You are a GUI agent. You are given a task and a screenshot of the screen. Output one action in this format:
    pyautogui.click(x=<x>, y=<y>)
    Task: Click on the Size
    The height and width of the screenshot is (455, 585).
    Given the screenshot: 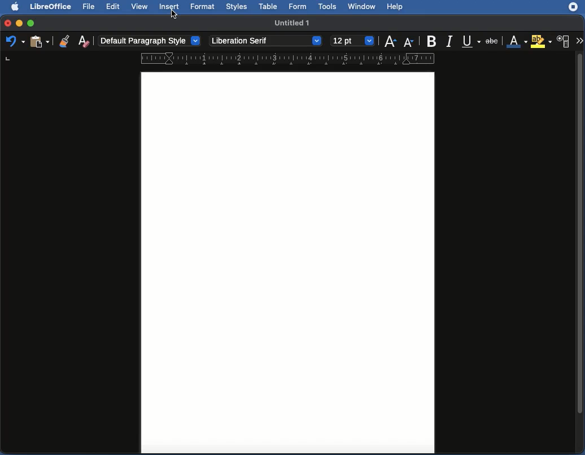 What is the action you would take?
    pyautogui.click(x=353, y=41)
    